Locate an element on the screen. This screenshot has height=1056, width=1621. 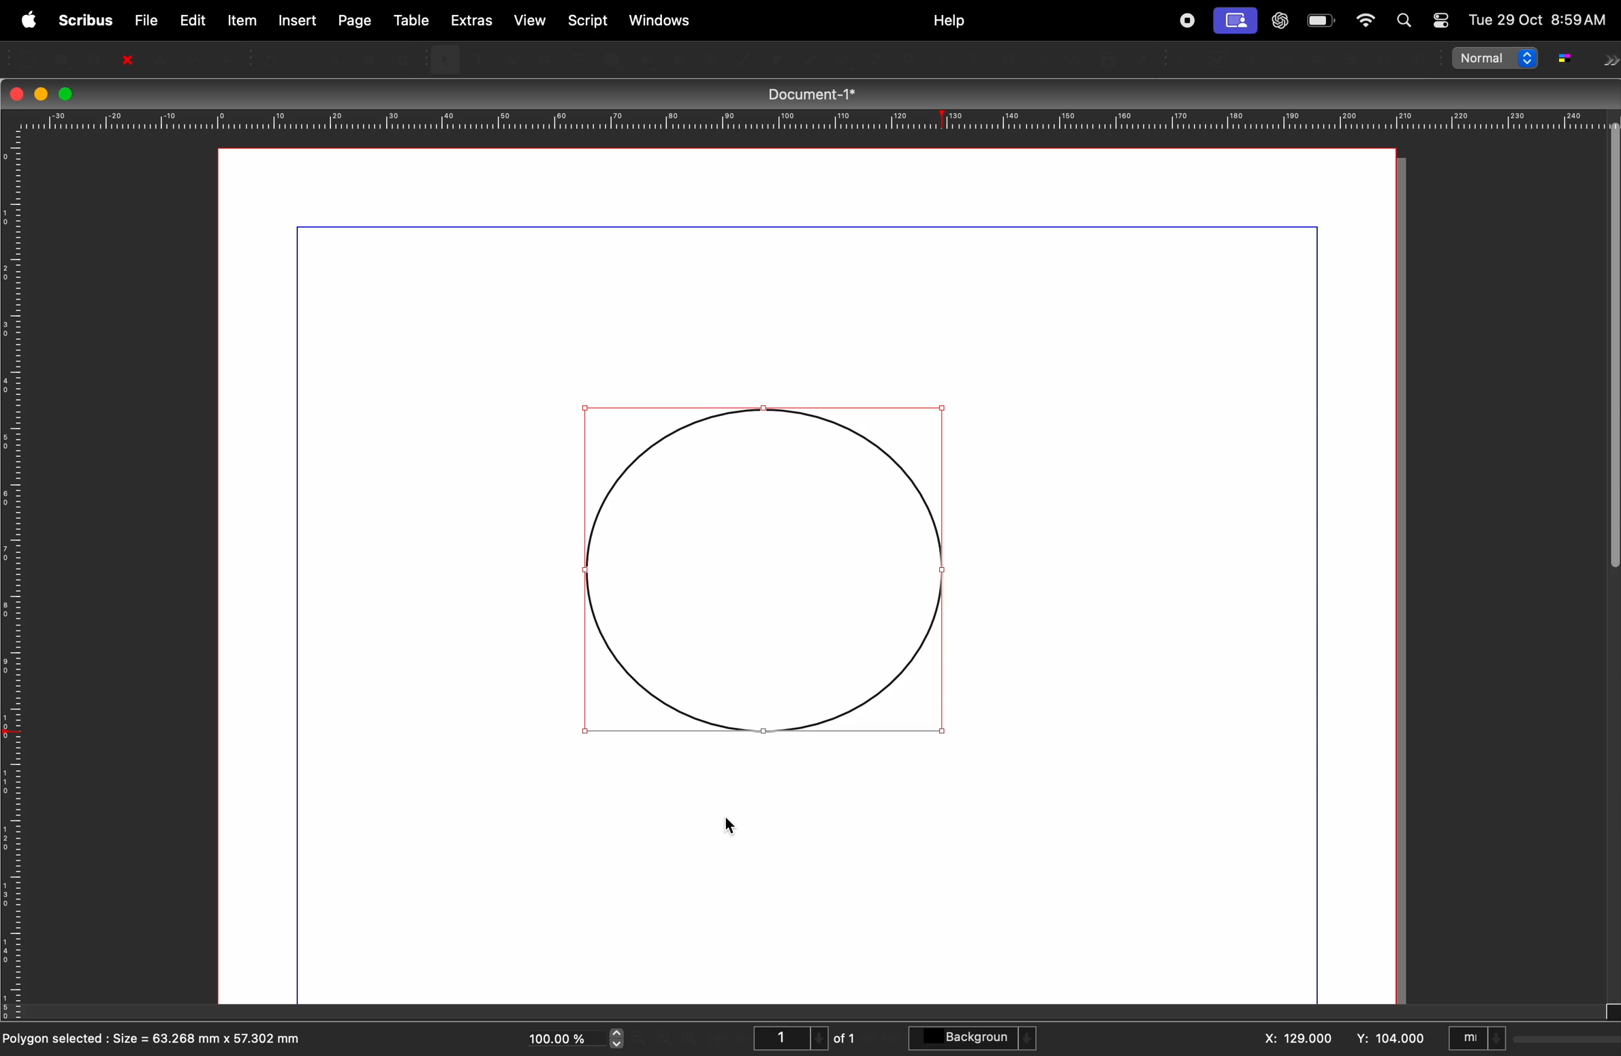
verticle sidebar is located at coordinates (1606, 374).